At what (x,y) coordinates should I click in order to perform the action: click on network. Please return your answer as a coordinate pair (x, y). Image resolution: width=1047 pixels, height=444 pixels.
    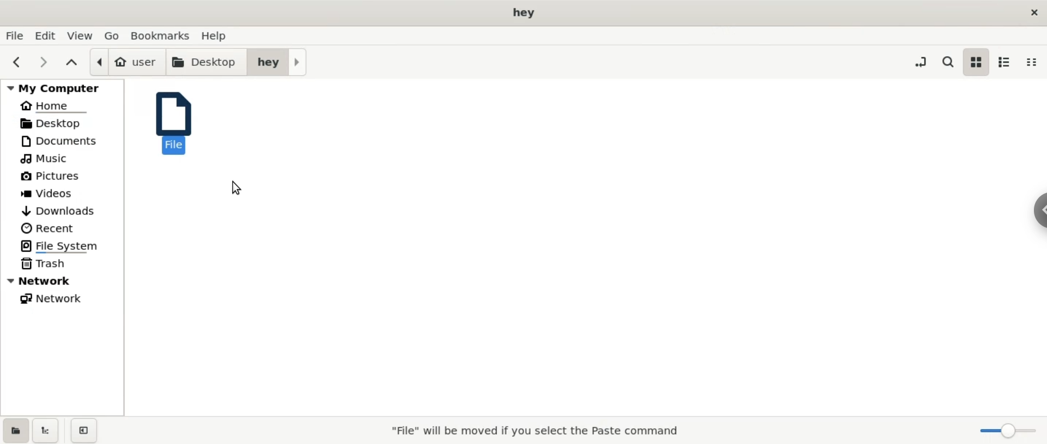
    Looking at the image, I should click on (64, 281).